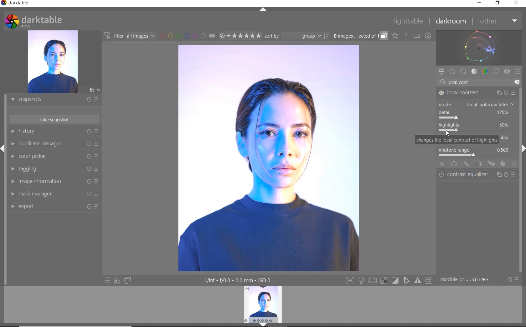  Describe the element at coordinates (503, 164) in the screenshot. I see `MASK OPTION` at that location.